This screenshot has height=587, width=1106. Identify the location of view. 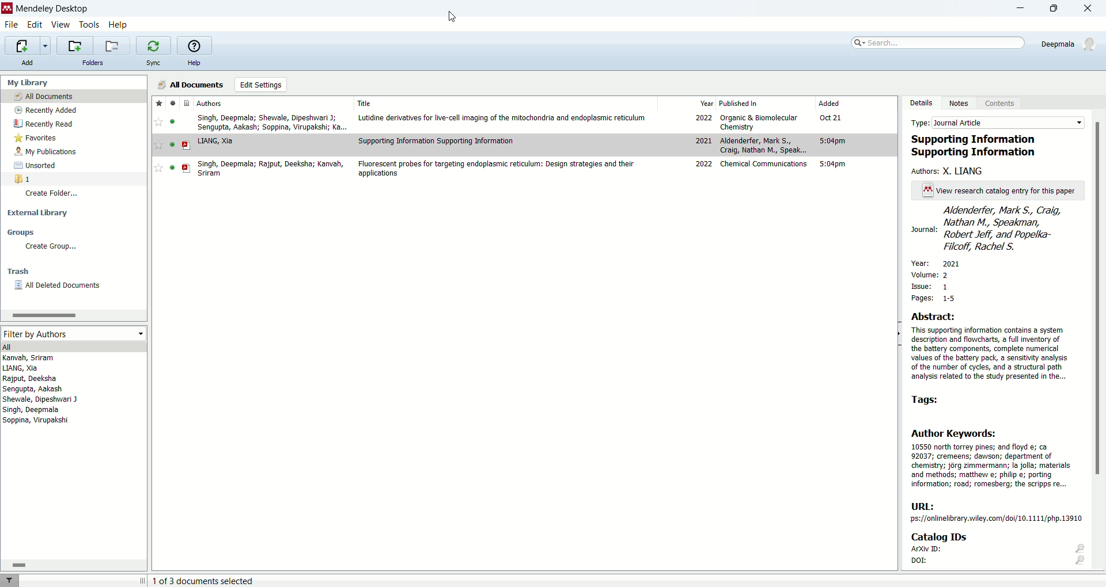
(60, 24).